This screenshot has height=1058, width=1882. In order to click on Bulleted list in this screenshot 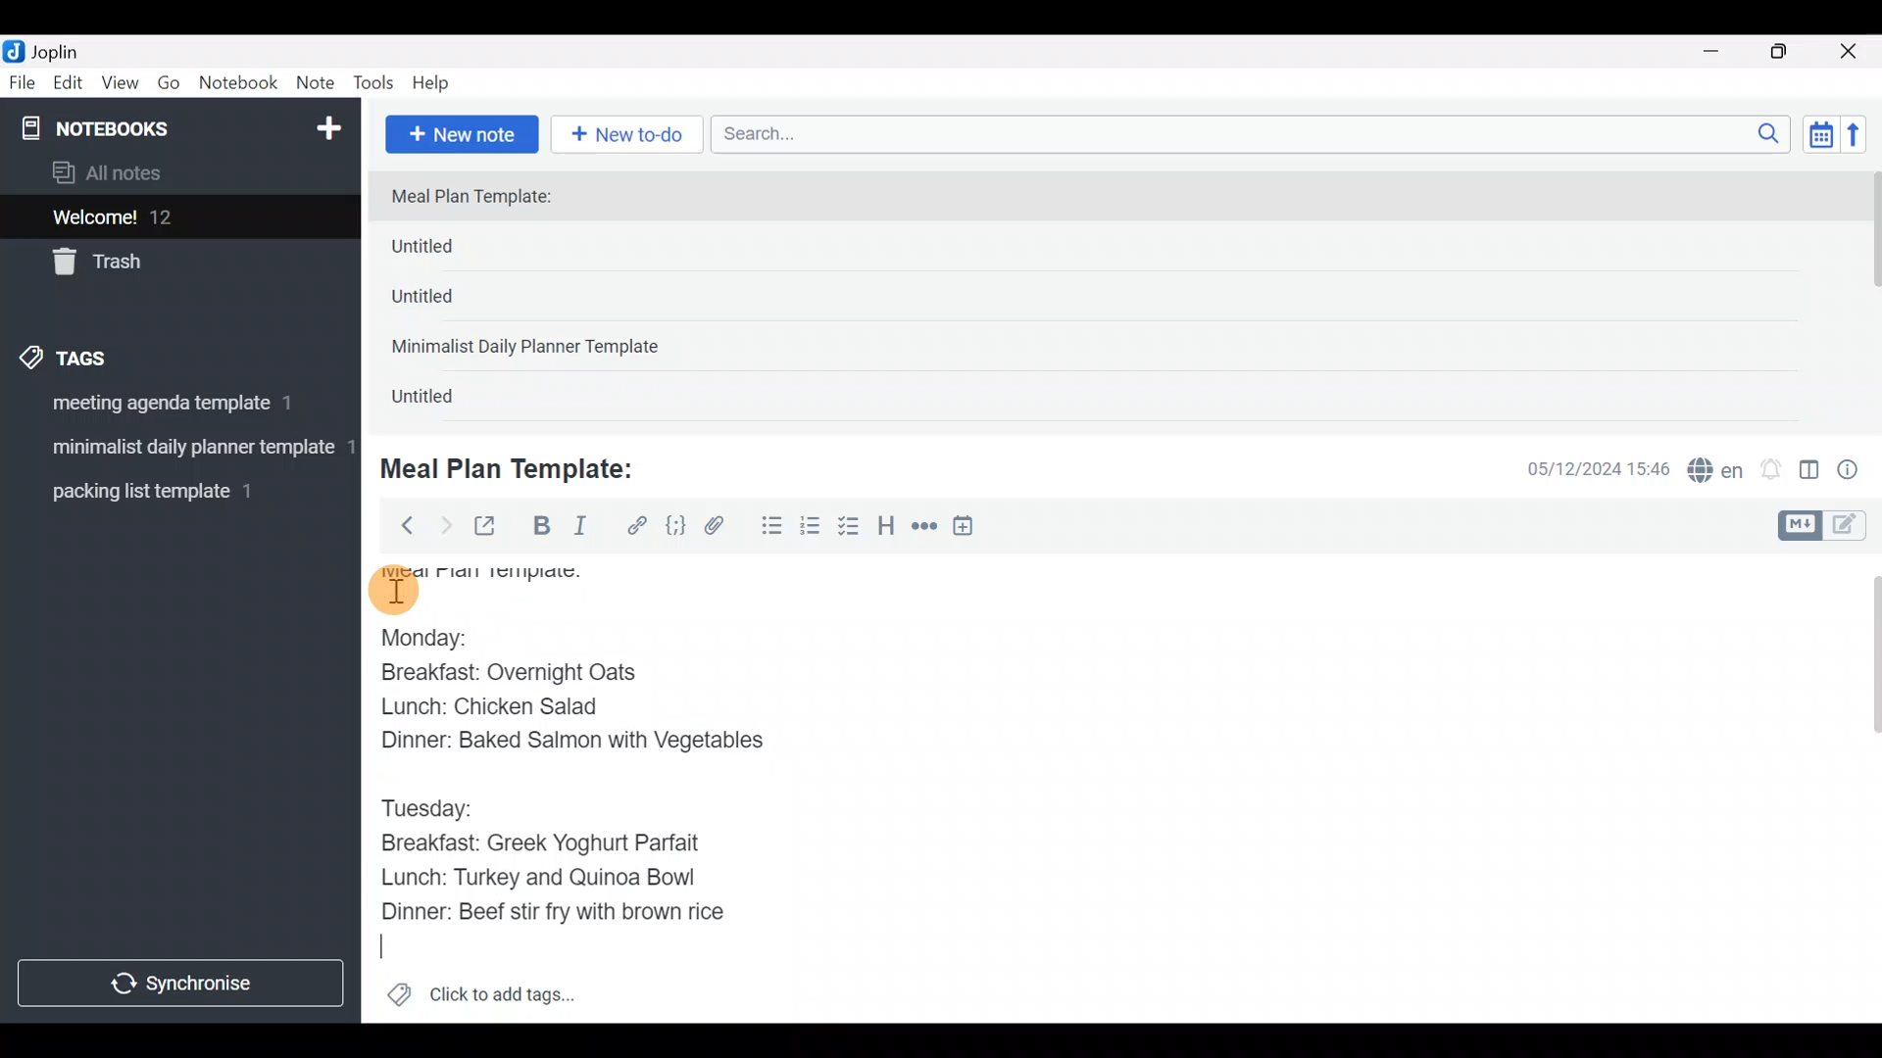, I will do `click(768, 527)`.